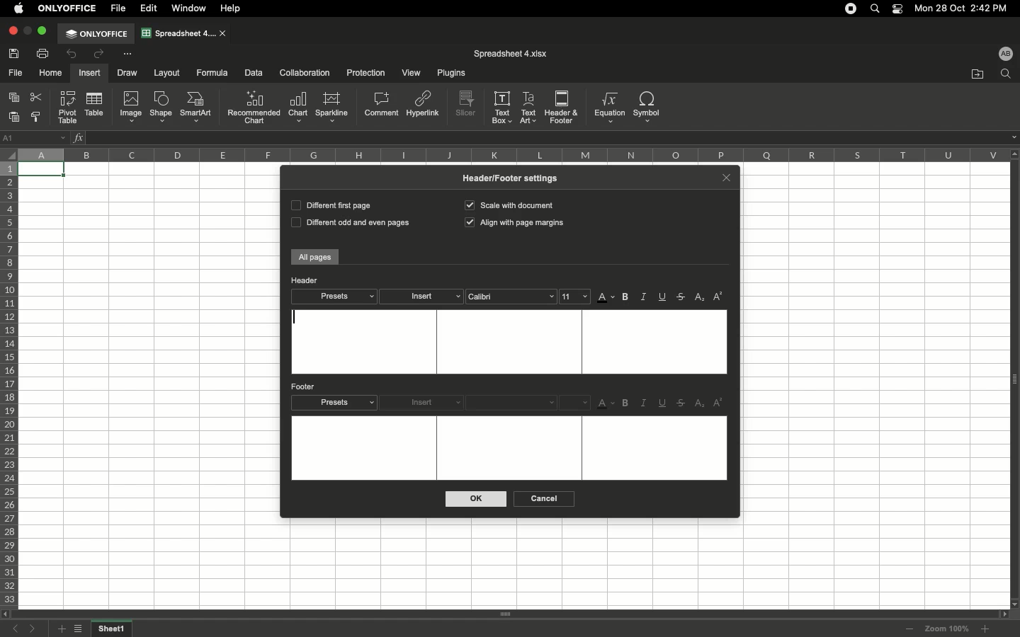  What do you see at coordinates (505, 615) in the screenshot?
I see `Scroll` at bounding box center [505, 615].